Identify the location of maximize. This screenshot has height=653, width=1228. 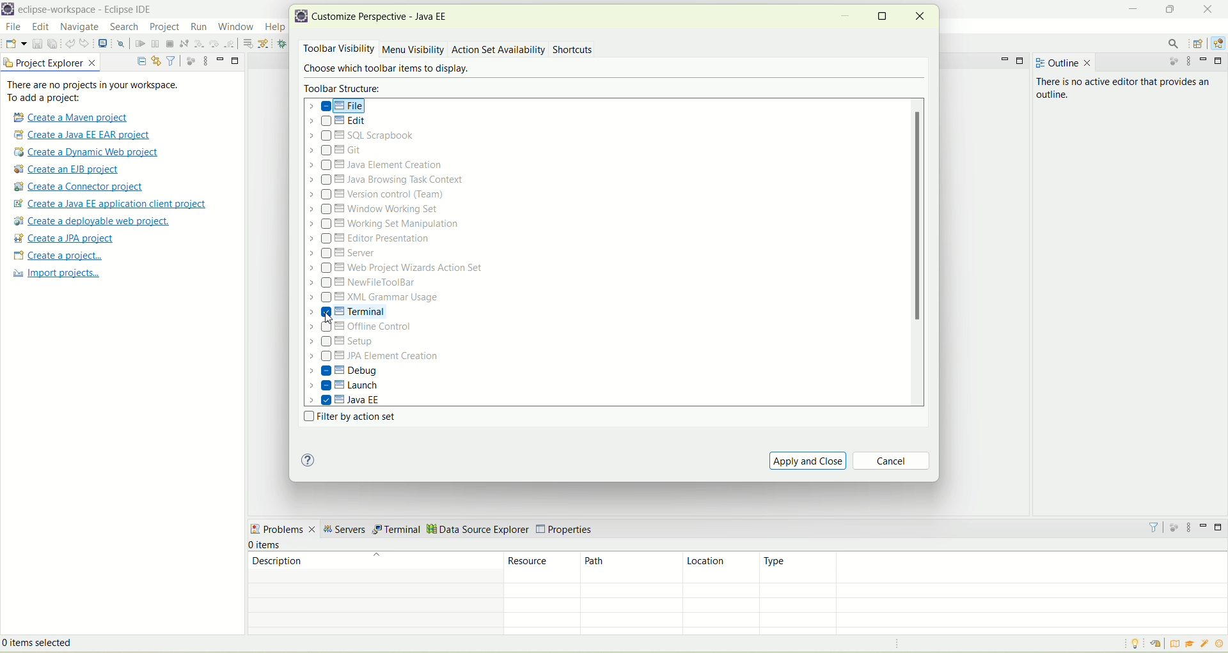
(1219, 527).